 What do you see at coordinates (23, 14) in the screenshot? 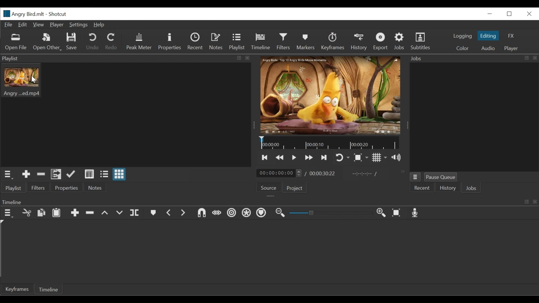
I see `File name` at bounding box center [23, 14].